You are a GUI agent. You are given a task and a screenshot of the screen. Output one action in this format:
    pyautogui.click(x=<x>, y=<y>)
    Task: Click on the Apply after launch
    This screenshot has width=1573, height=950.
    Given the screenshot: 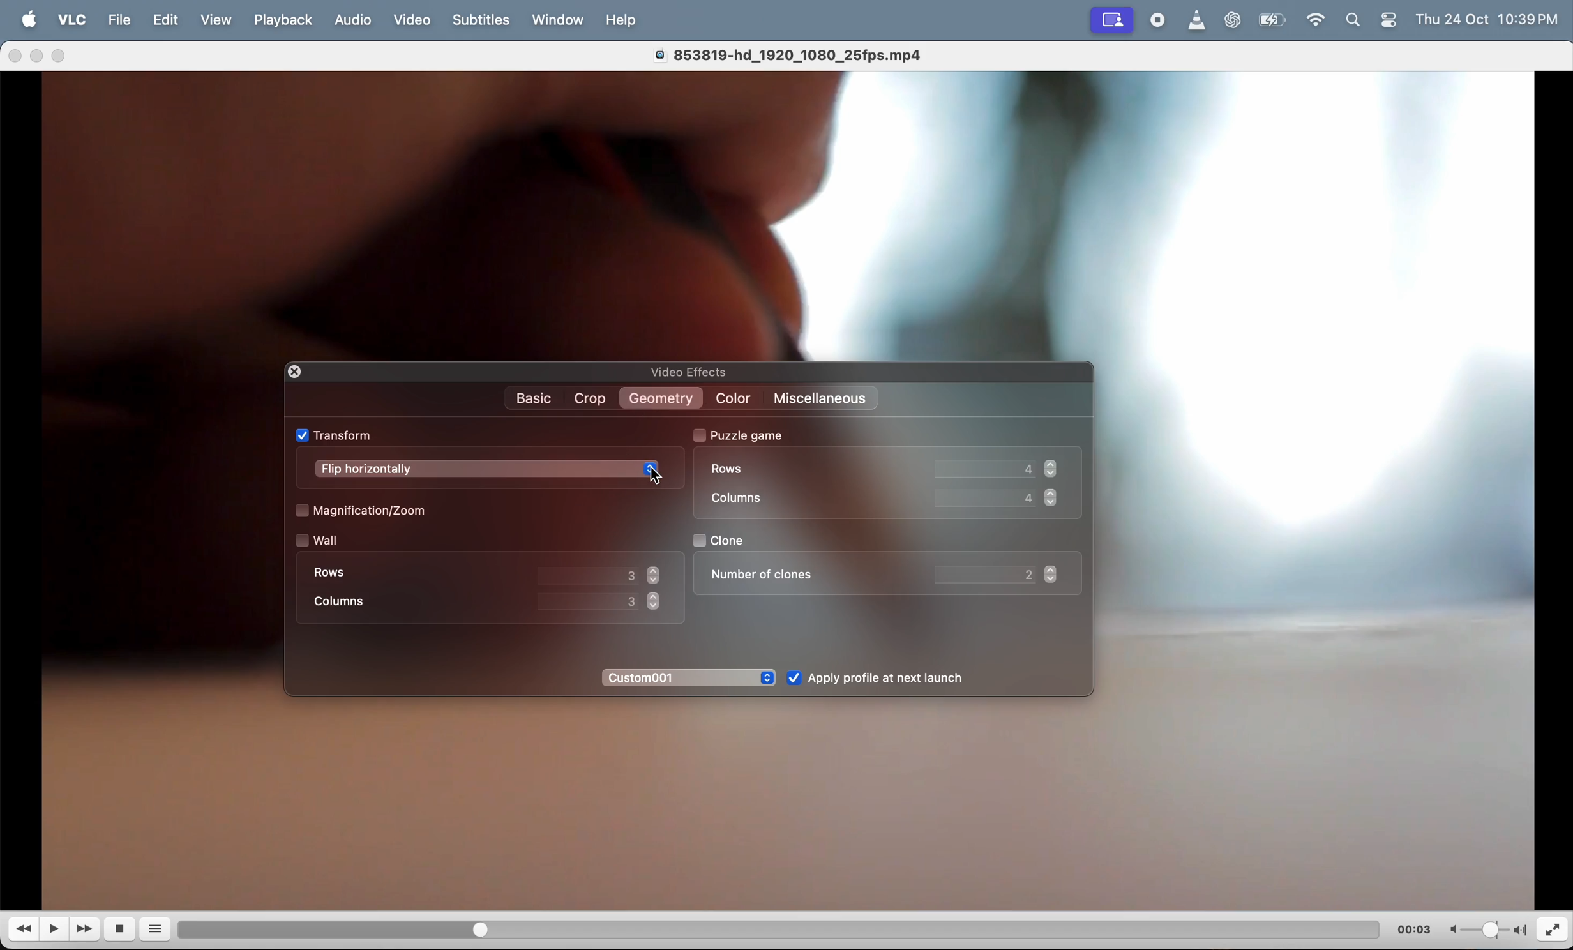 What is the action you would take?
    pyautogui.click(x=888, y=680)
    